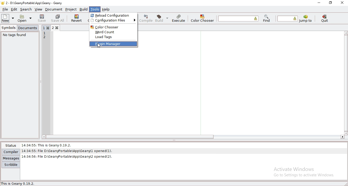 This screenshot has width=348, height=186. I want to click on reload configuration, so click(113, 15).